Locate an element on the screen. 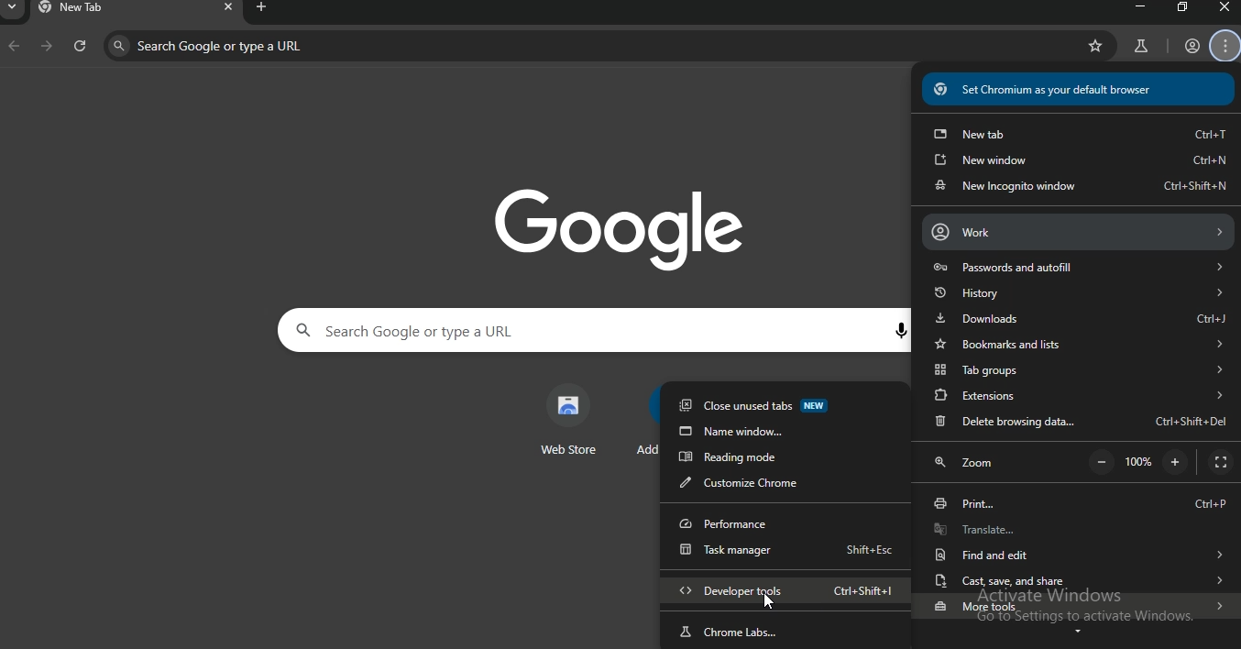 The image size is (1241, 649). tab groups is located at coordinates (1078, 369).